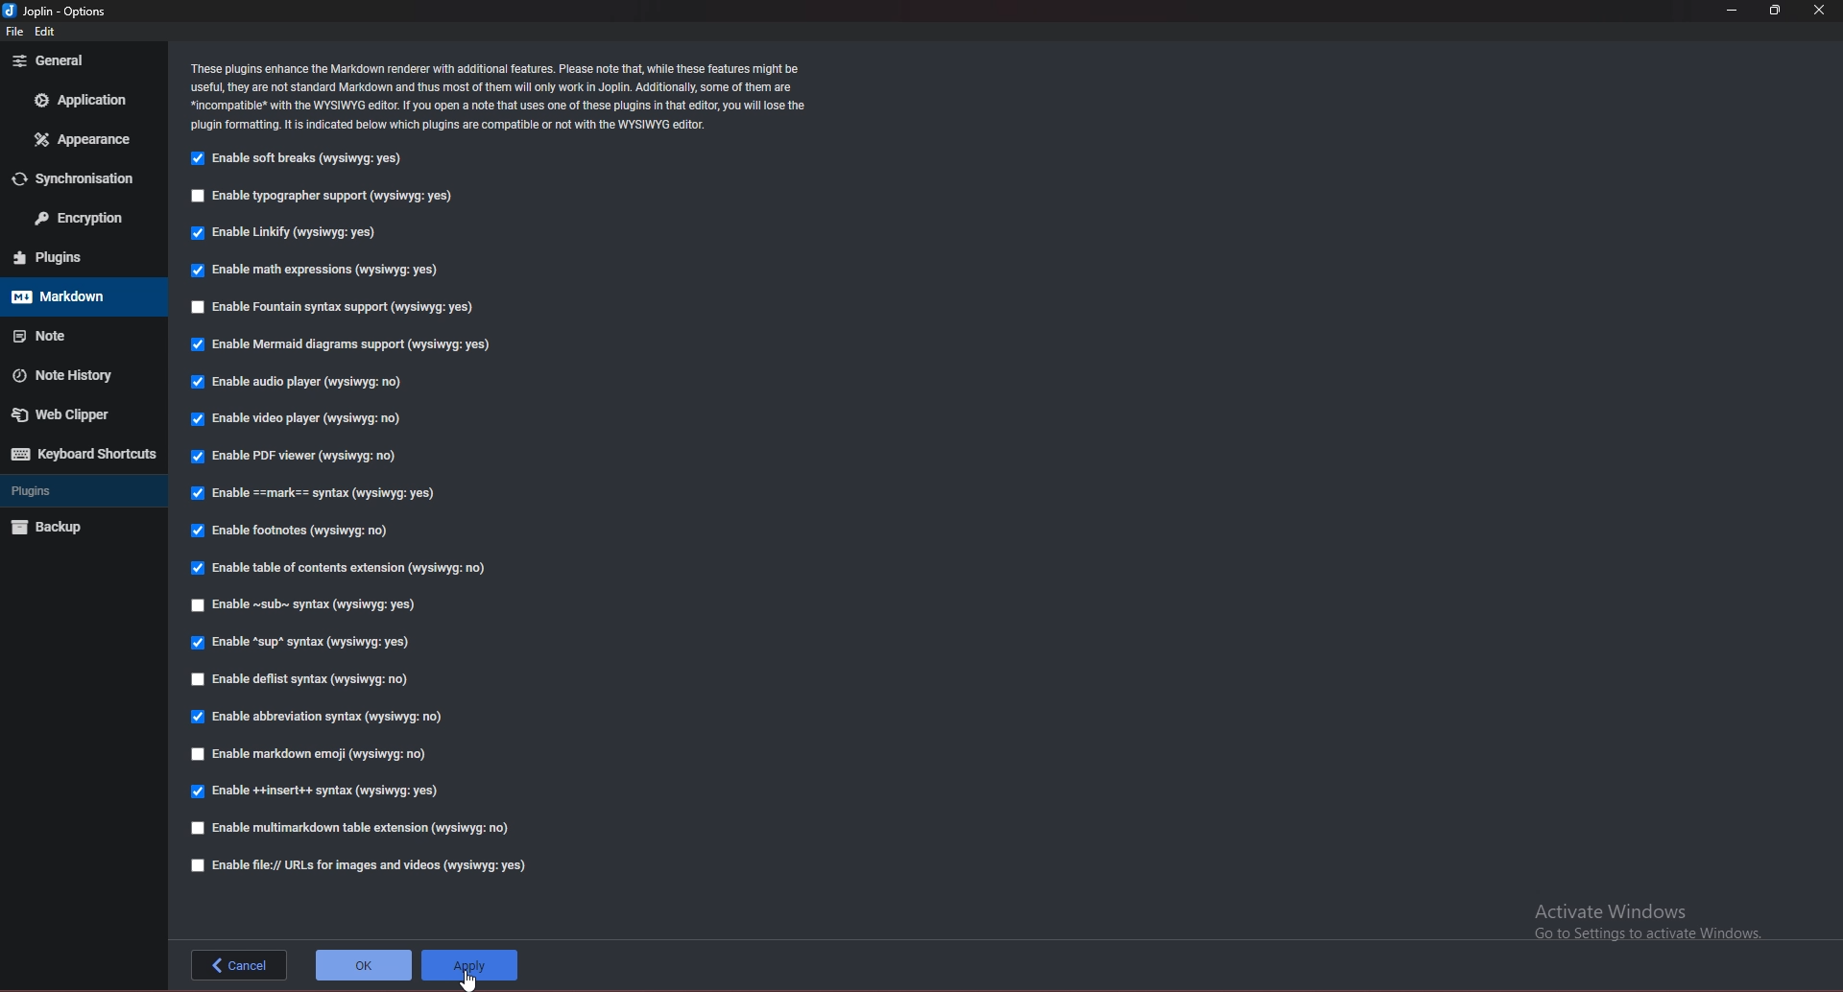 Image resolution: width=1843 pixels, height=992 pixels. I want to click on enable footnotes, so click(299, 530).